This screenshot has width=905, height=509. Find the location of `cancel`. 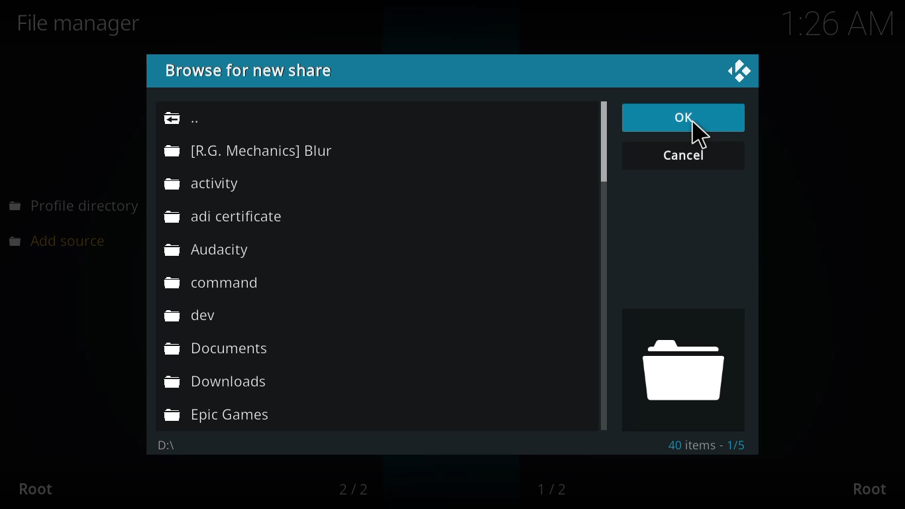

cancel is located at coordinates (684, 156).